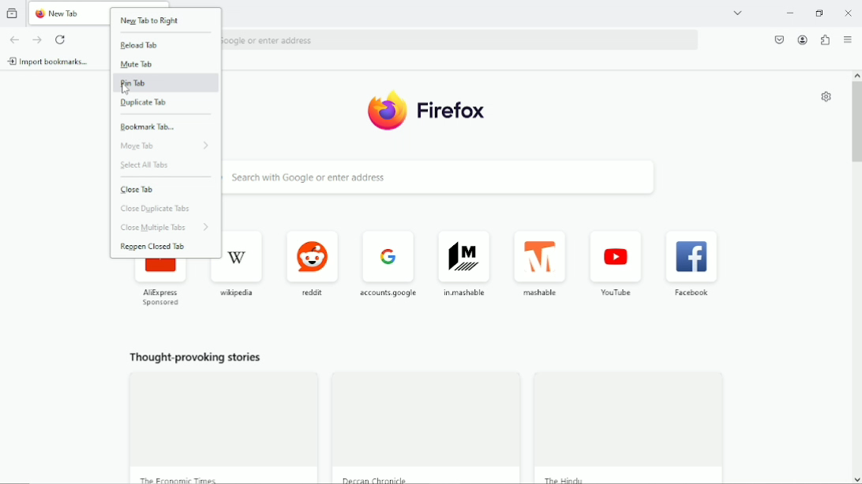  Describe the element at coordinates (70, 14) in the screenshot. I see `Current tab` at that location.